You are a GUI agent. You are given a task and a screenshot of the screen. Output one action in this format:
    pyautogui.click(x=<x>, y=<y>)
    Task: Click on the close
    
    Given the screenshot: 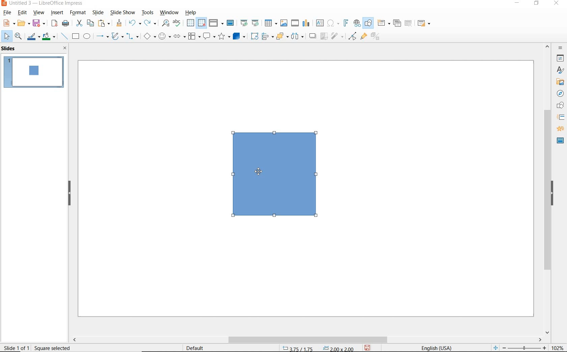 What is the action you would take?
    pyautogui.click(x=65, y=48)
    